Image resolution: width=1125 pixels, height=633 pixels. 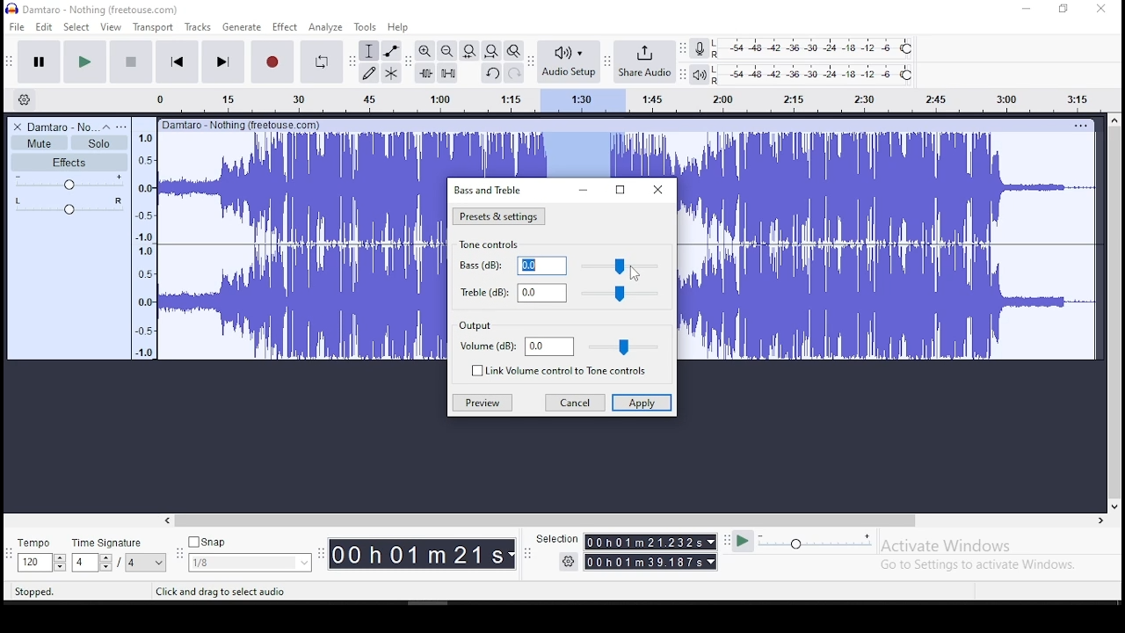 I want to click on , so click(x=528, y=554).